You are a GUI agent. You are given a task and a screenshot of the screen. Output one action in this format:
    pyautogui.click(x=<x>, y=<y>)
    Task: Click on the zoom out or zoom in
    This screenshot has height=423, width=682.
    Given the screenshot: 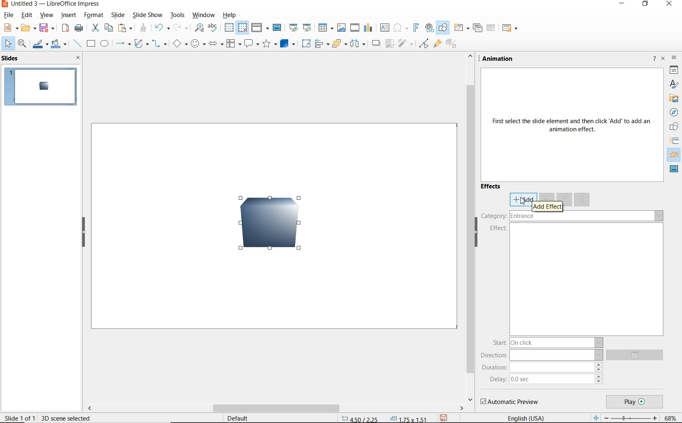 What is the action you would take?
    pyautogui.click(x=624, y=417)
    